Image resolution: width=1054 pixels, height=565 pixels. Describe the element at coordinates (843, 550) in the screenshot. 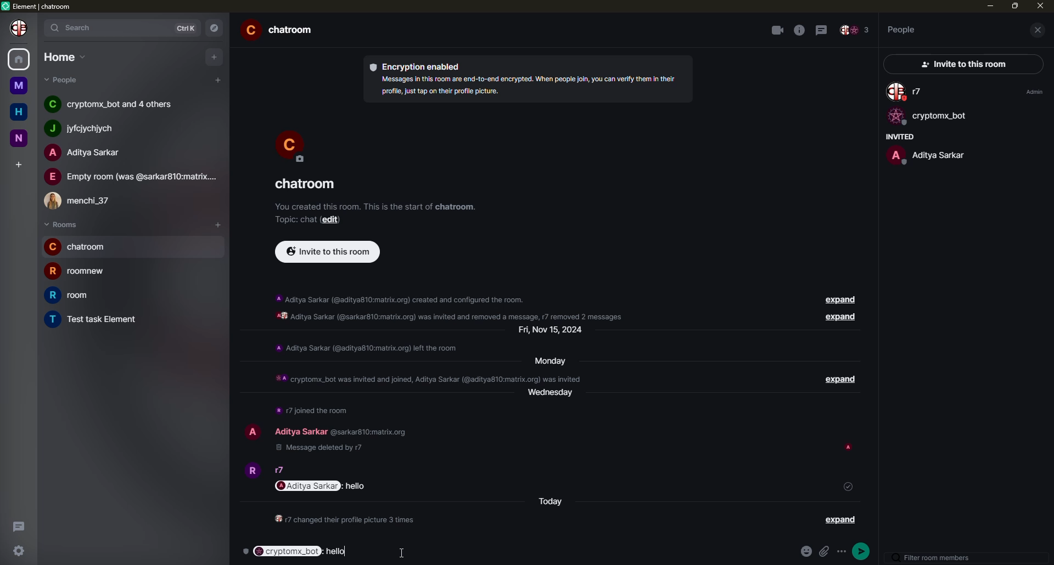

I see `options` at that location.